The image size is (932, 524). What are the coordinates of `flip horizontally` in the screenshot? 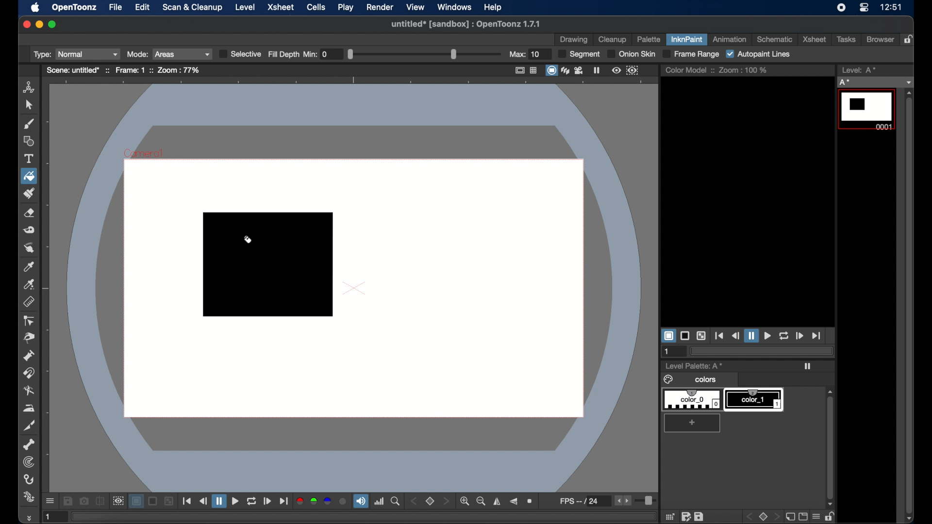 It's located at (498, 501).